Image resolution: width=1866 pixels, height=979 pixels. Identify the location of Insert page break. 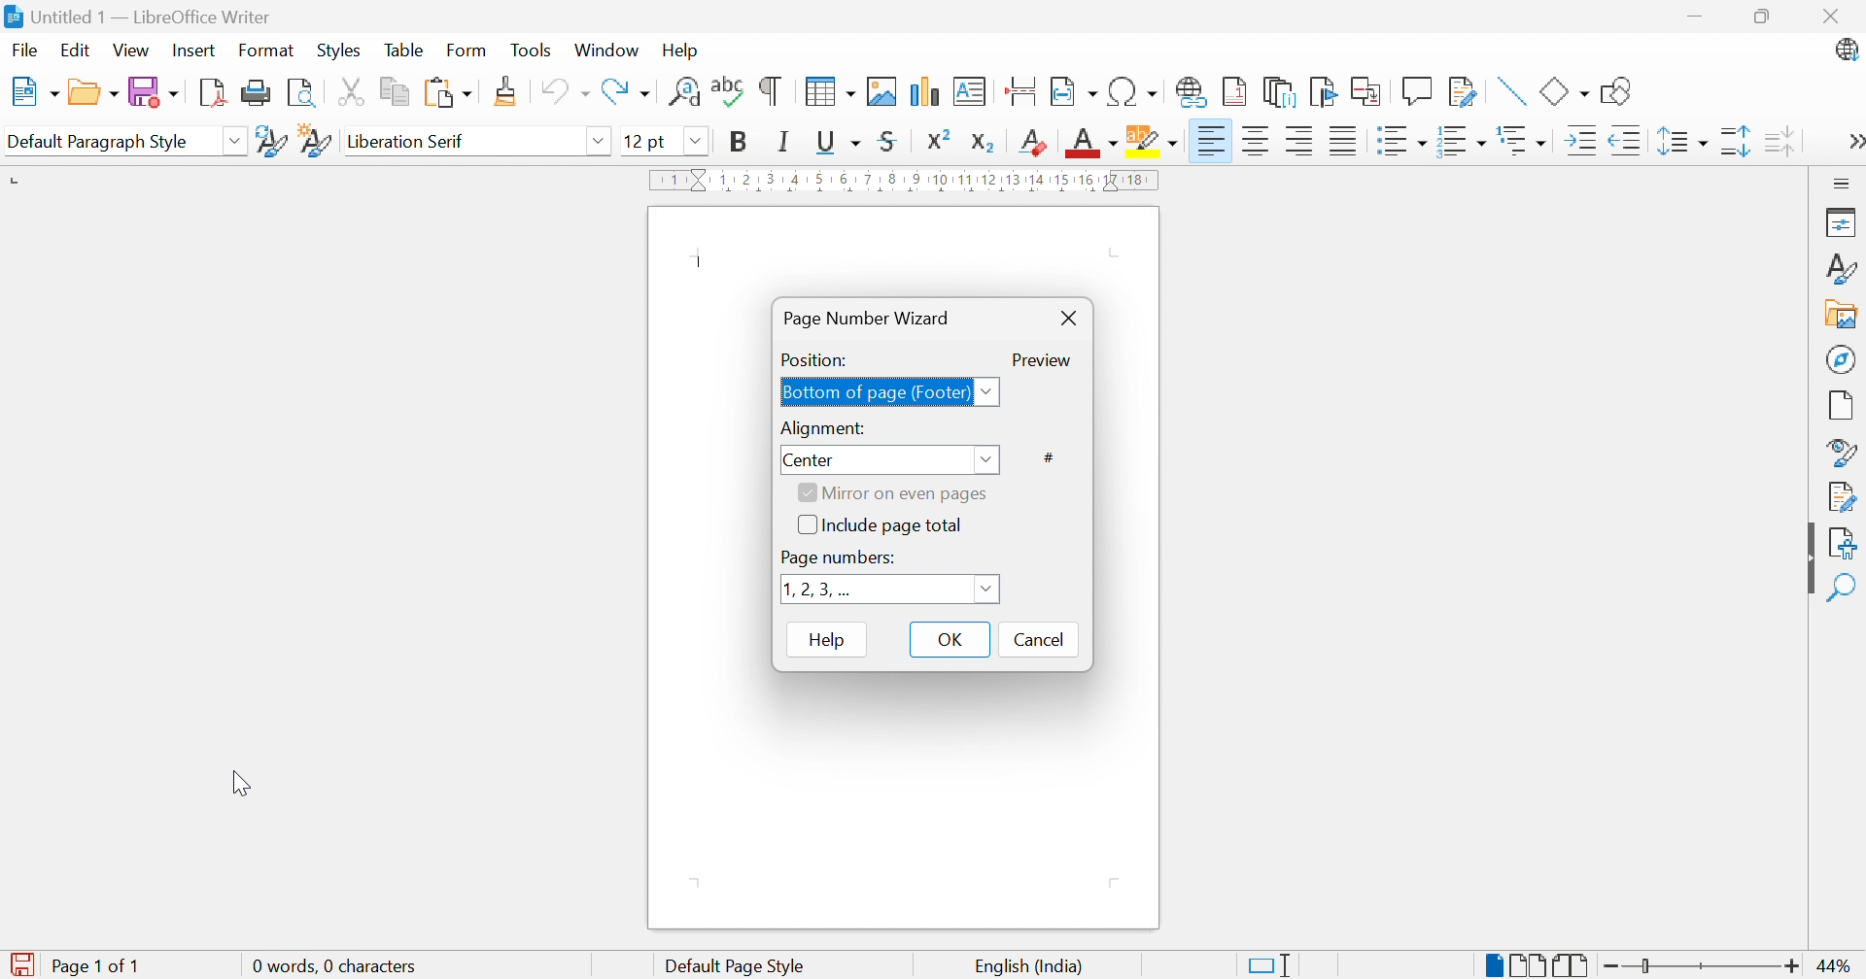
(1020, 88).